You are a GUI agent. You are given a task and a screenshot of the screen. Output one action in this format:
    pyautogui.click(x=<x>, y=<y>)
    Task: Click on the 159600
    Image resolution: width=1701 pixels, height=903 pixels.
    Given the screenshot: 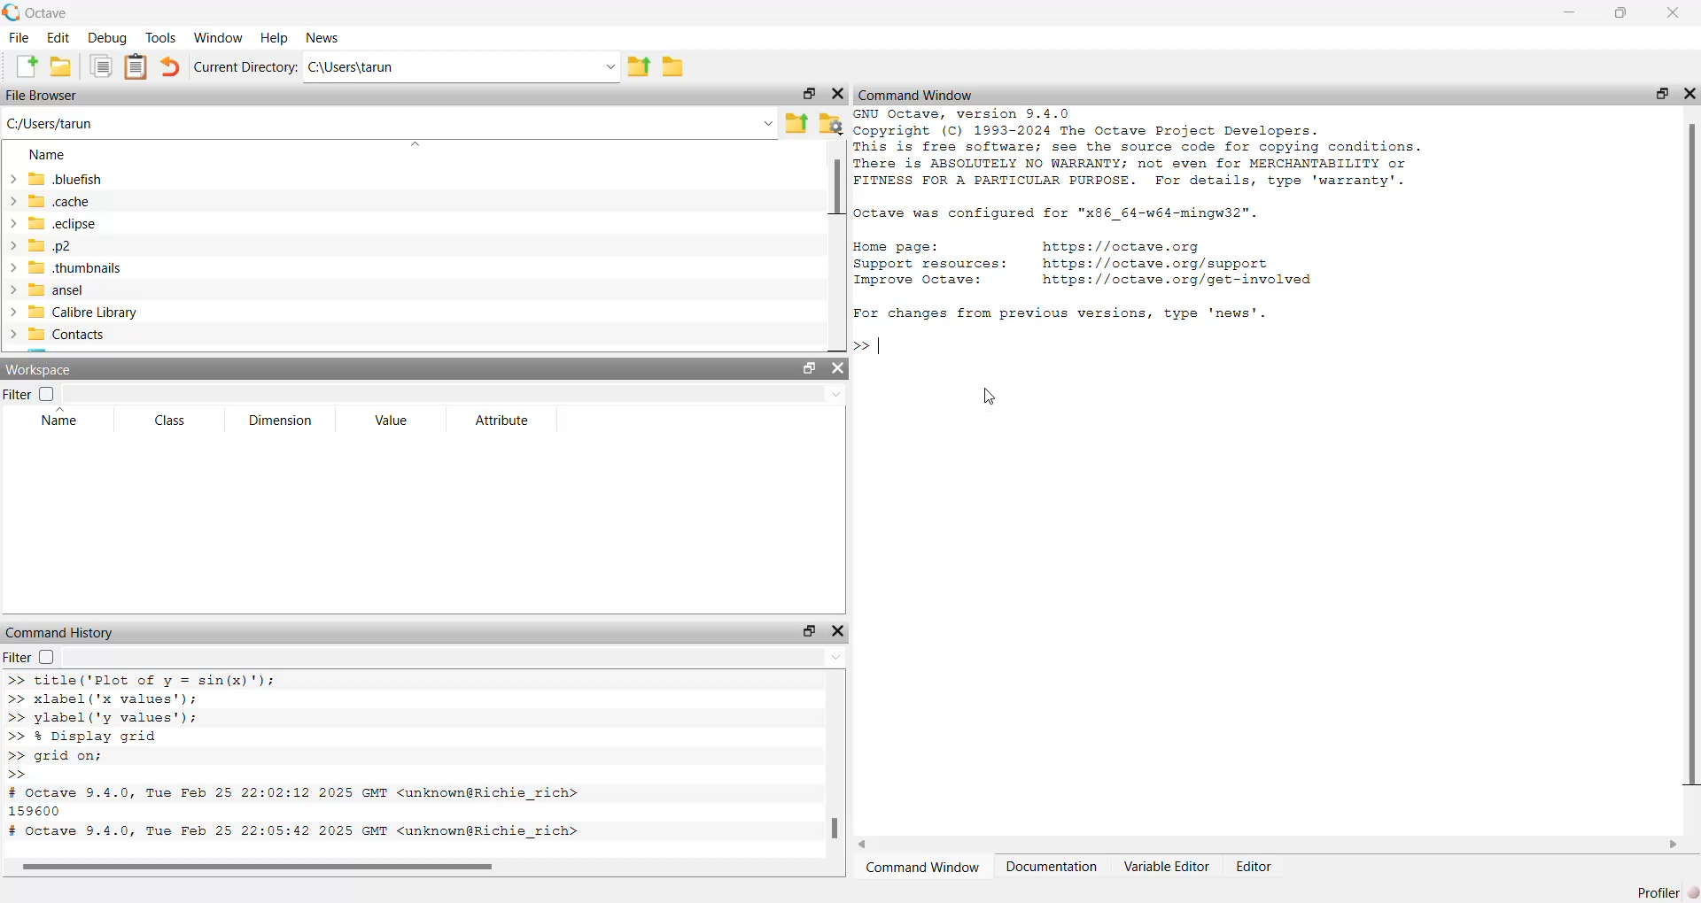 What is the action you would take?
    pyautogui.click(x=43, y=812)
    